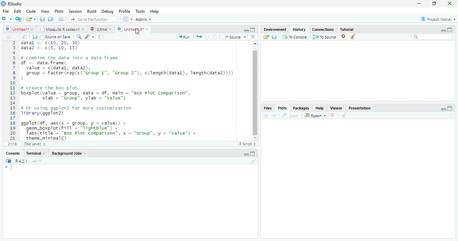 The width and height of the screenshot is (458, 241). I want to click on Next plot, so click(275, 115).